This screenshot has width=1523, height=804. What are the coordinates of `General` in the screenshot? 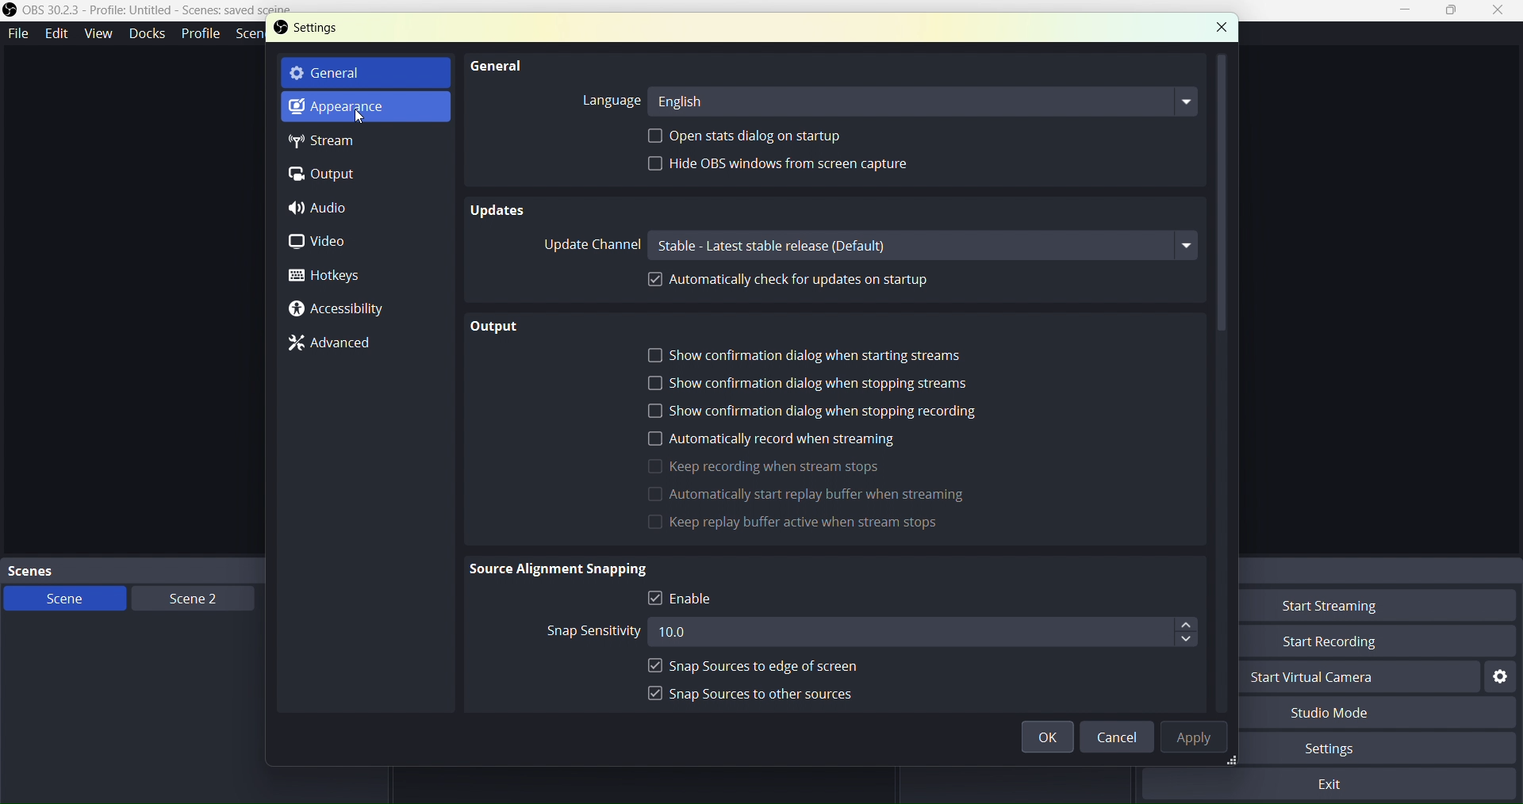 It's located at (359, 73).